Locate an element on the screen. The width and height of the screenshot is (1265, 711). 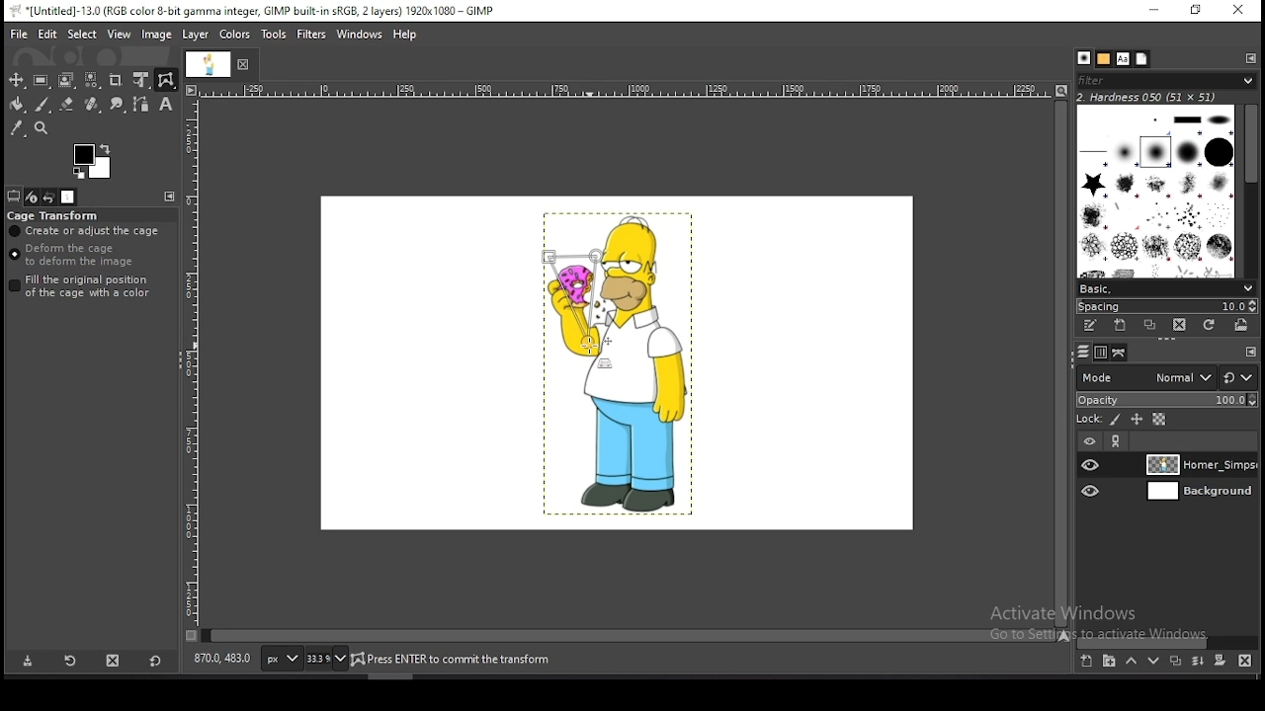
colors is located at coordinates (234, 35).